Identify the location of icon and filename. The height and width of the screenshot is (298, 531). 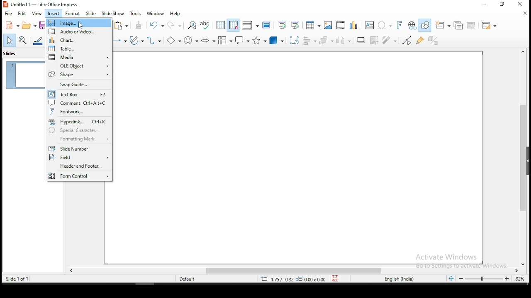
(49, 4).